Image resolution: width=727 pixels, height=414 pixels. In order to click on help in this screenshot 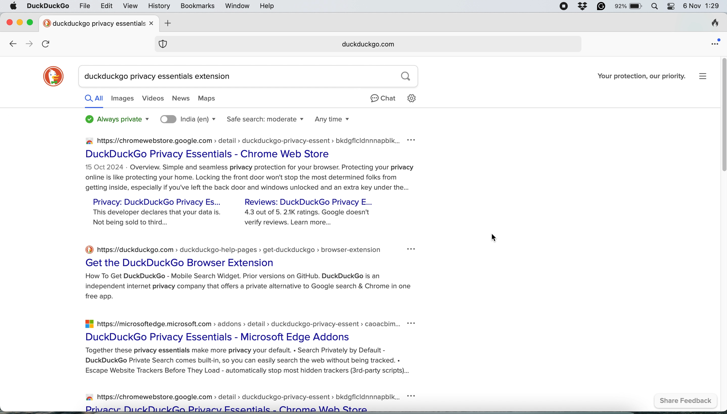, I will do `click(268, 6)`.